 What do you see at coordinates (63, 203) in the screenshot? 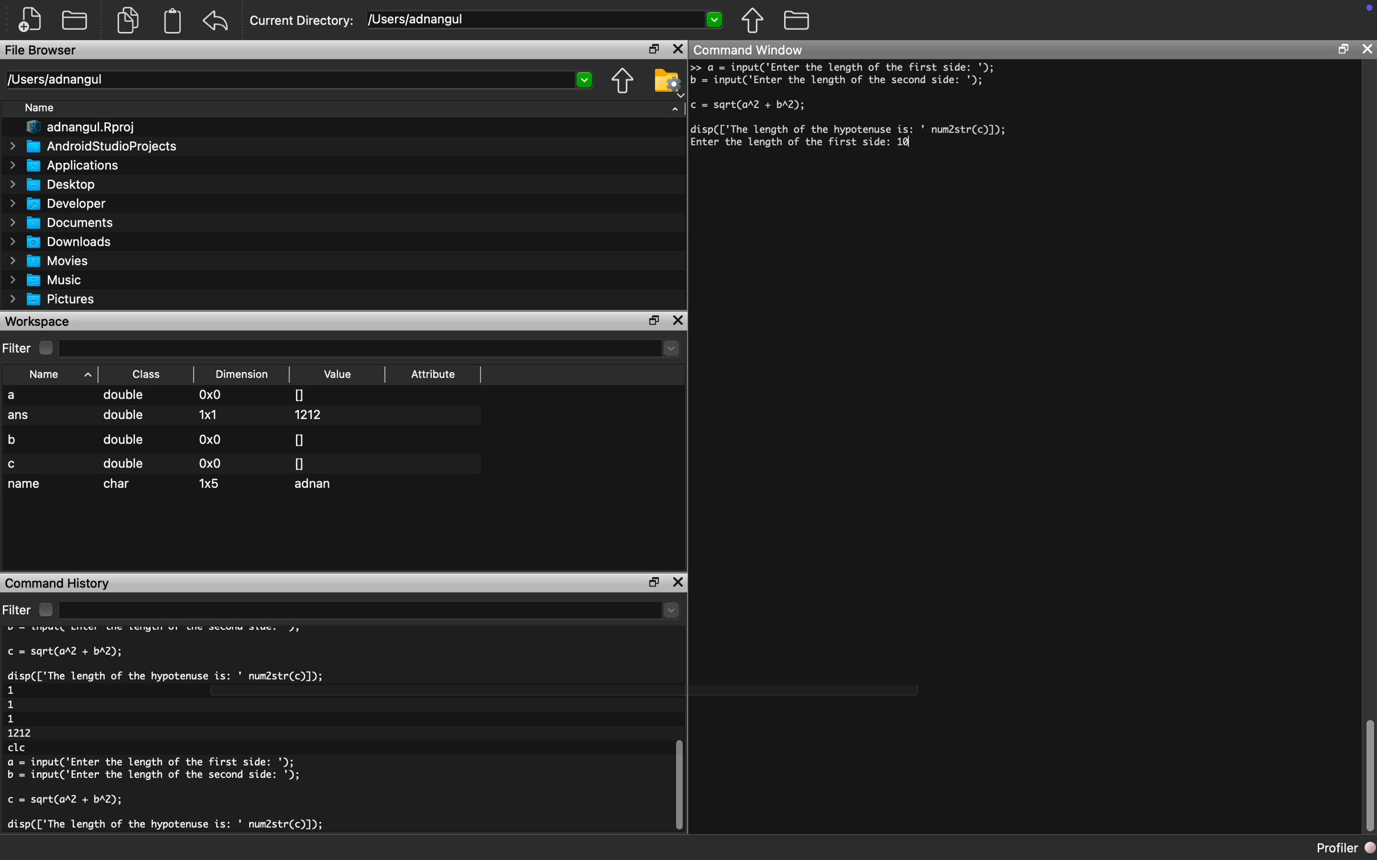
I see `Developer` at bounding box center [63, 203].